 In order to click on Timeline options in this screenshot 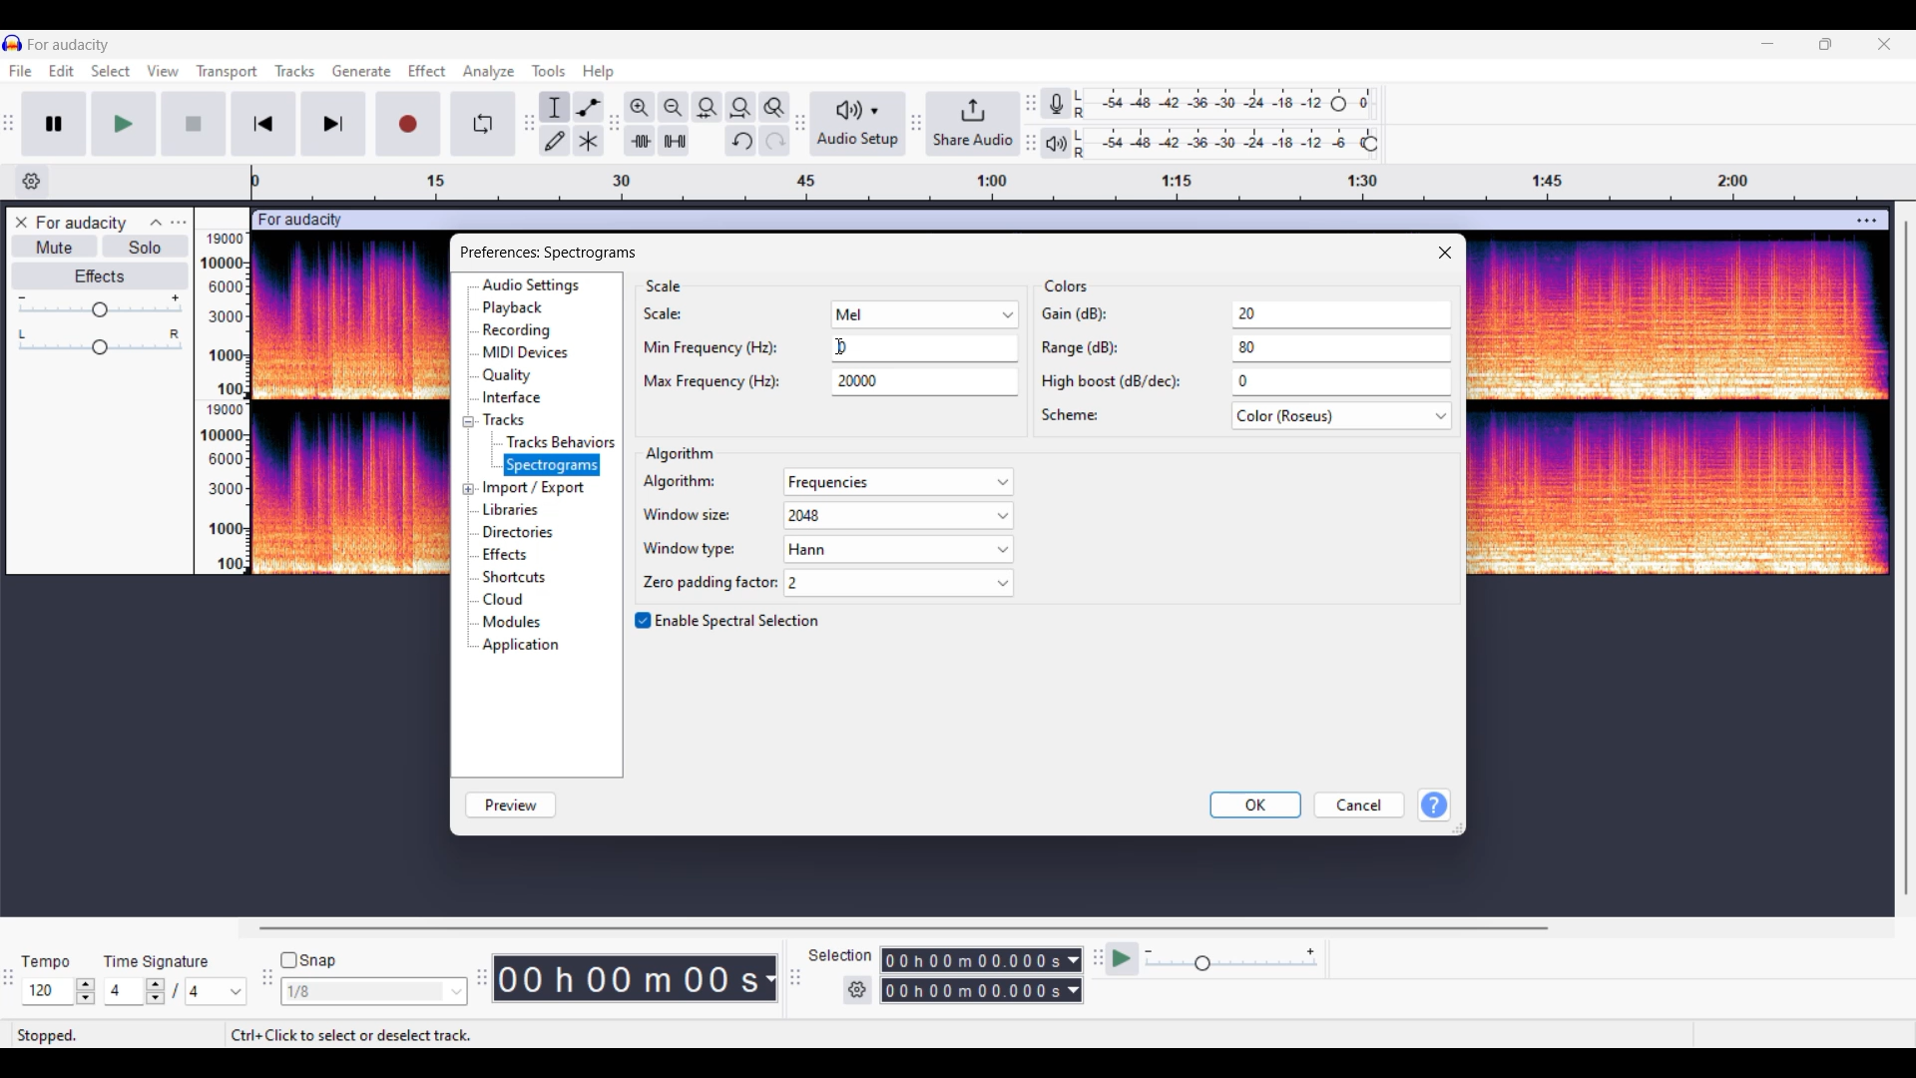, I will do `click(33, 182)`.